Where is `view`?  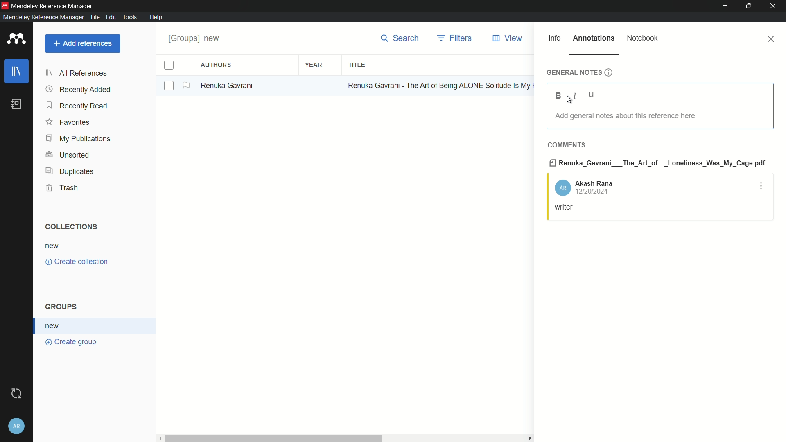
view is located at coordinates (509, 38).